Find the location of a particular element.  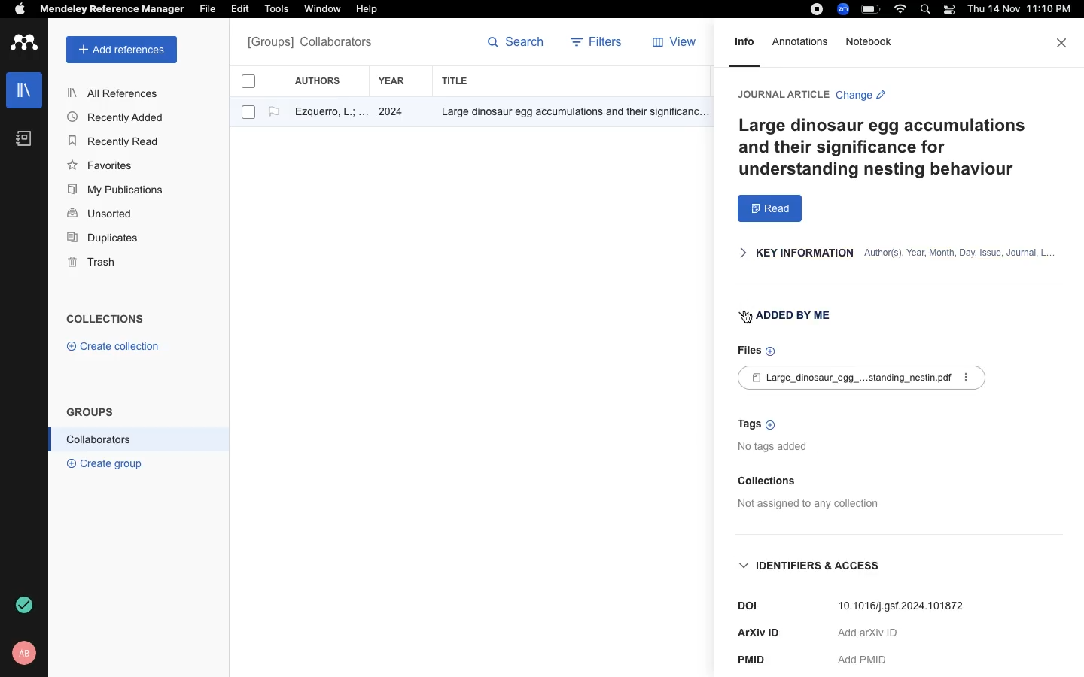

Large dinosaur egg accumulations
and their significance for
understanding nesting behaviour is located at coordinates (888, 147).